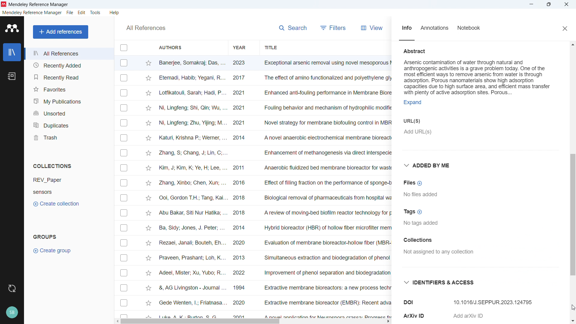 The height and width of the screenshot is (324, 576). I want to click on biological removal of pharmaceuticals from hospital wastewater in a pilot-scal, so click(325, 198).